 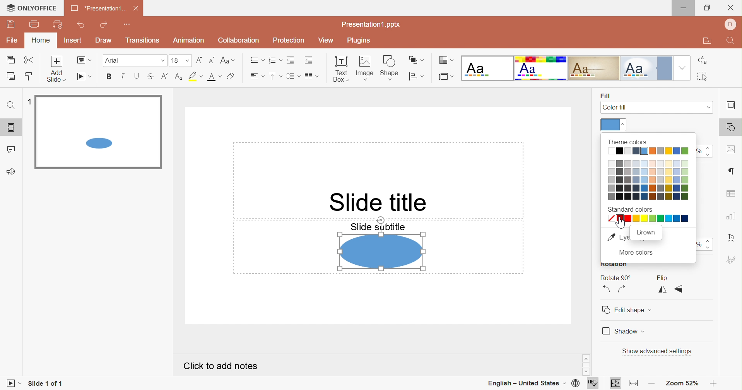 What do you see at coordinates (706, 9) in the screenshot?
I see `Restore down` at bounding box center [706, 9].